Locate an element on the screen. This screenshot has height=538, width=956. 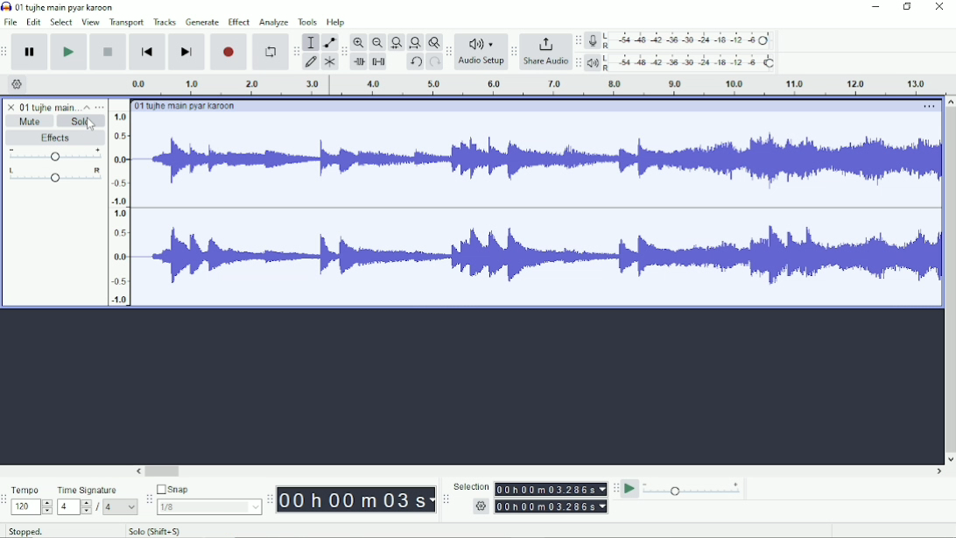
Tempo is located at coordinates (32, 491).